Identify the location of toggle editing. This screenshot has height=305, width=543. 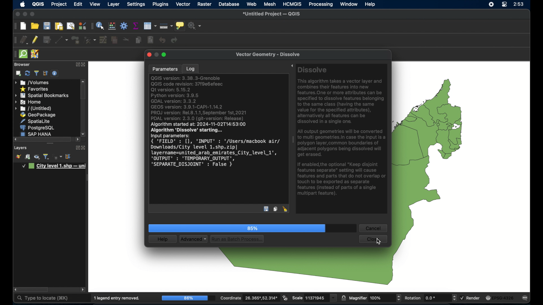
(35, 40).